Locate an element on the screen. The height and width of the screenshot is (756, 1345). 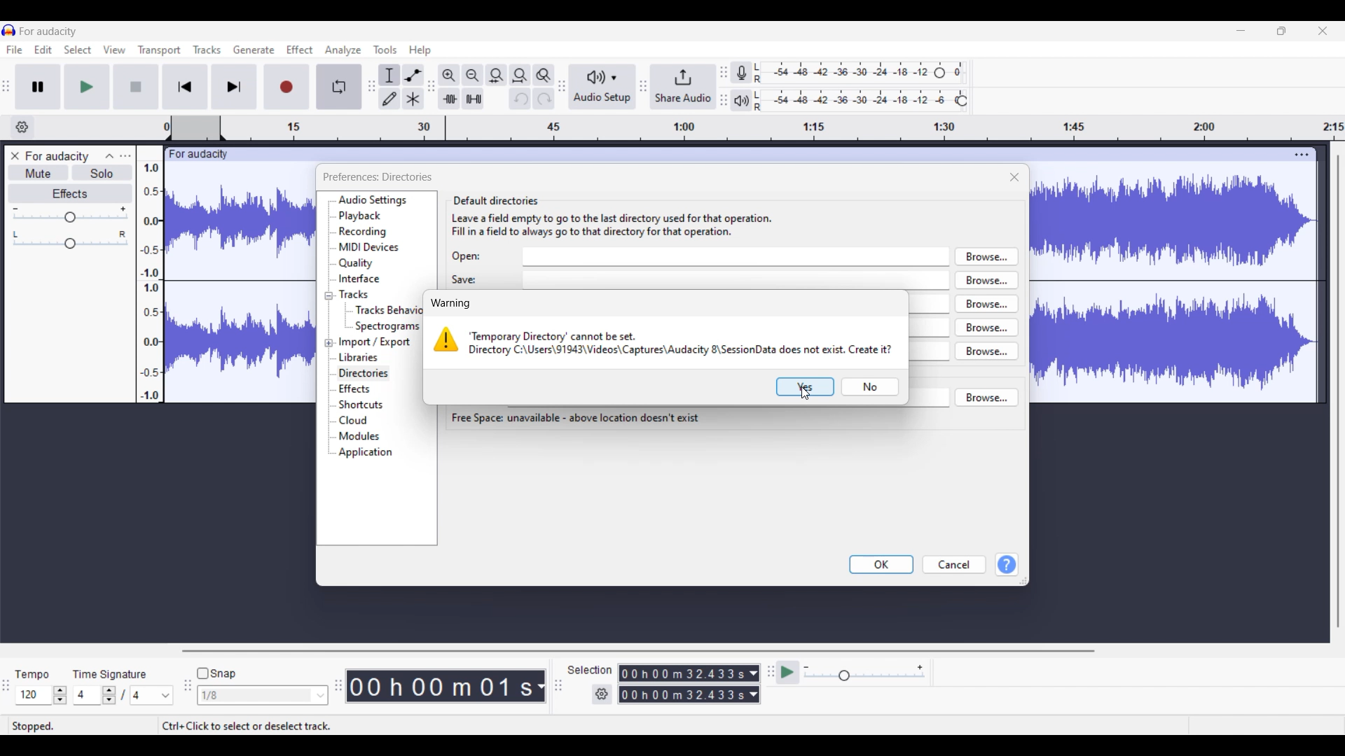
Edit menu is located at coordinates (43, 50).